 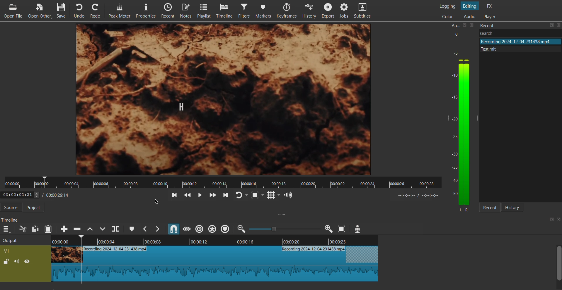 I want to click on Peak Meter, so click(x=118, y=11).